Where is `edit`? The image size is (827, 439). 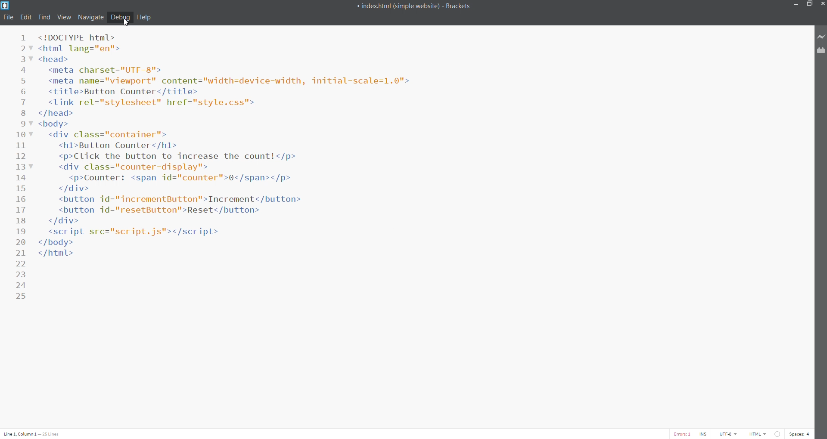
edit is located at coordinates (26, 18).